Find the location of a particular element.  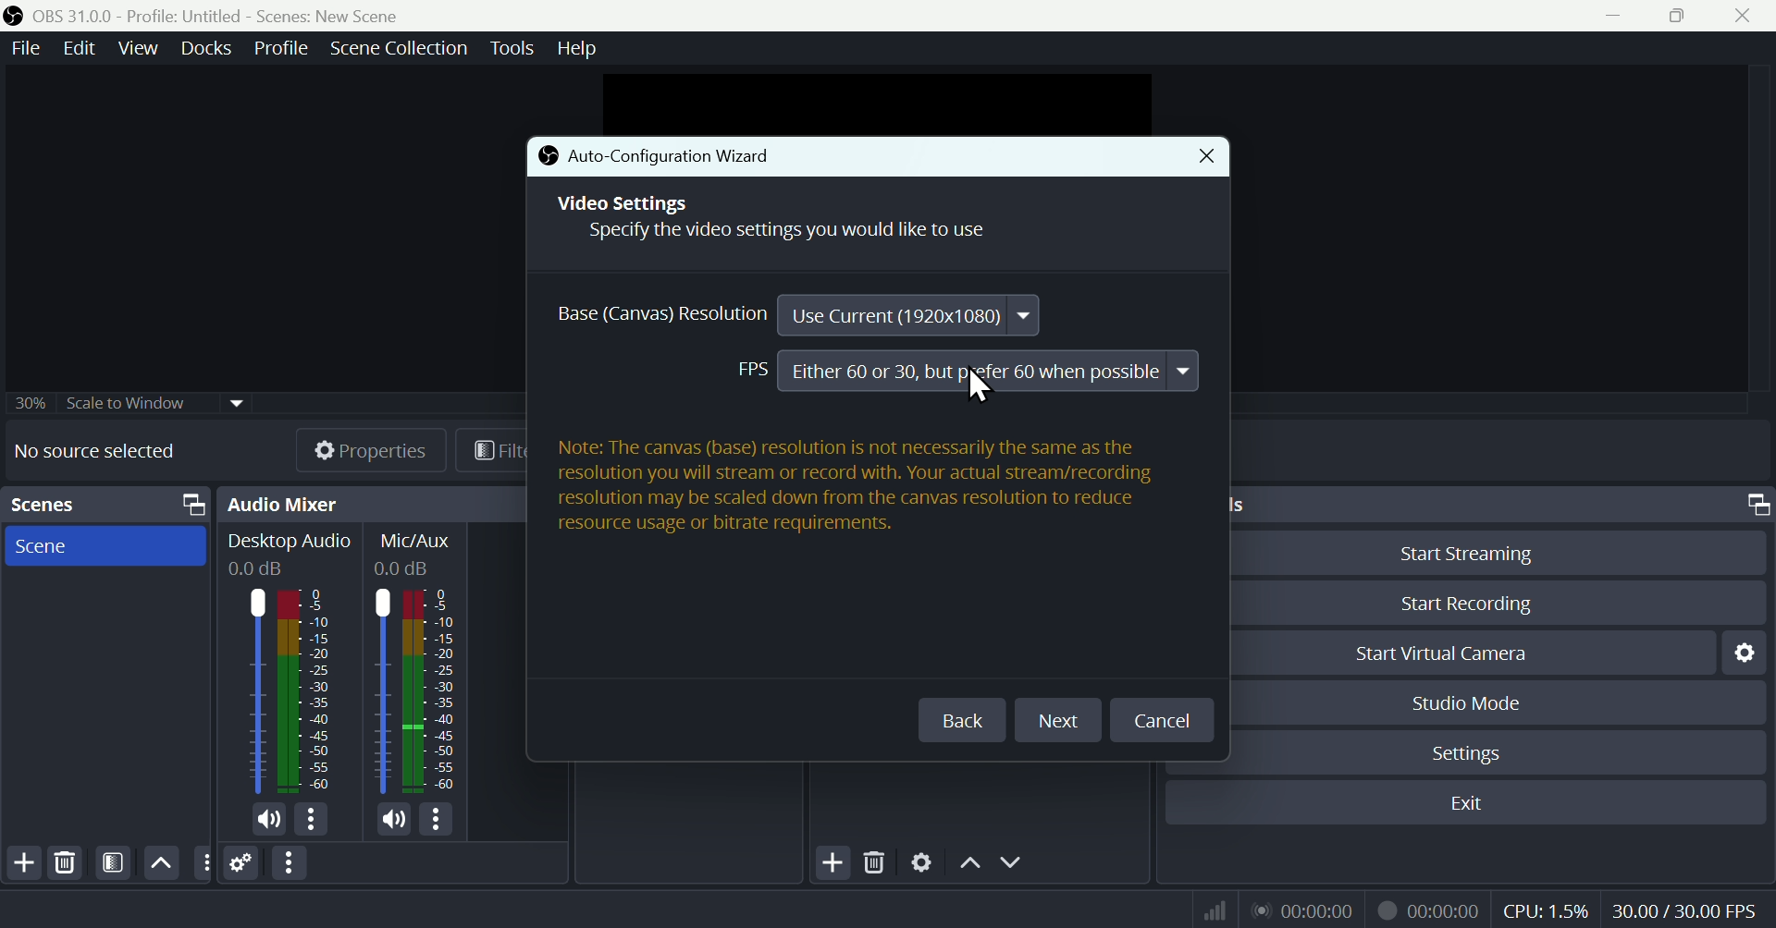

Tools is located at coordinates (515, 48).